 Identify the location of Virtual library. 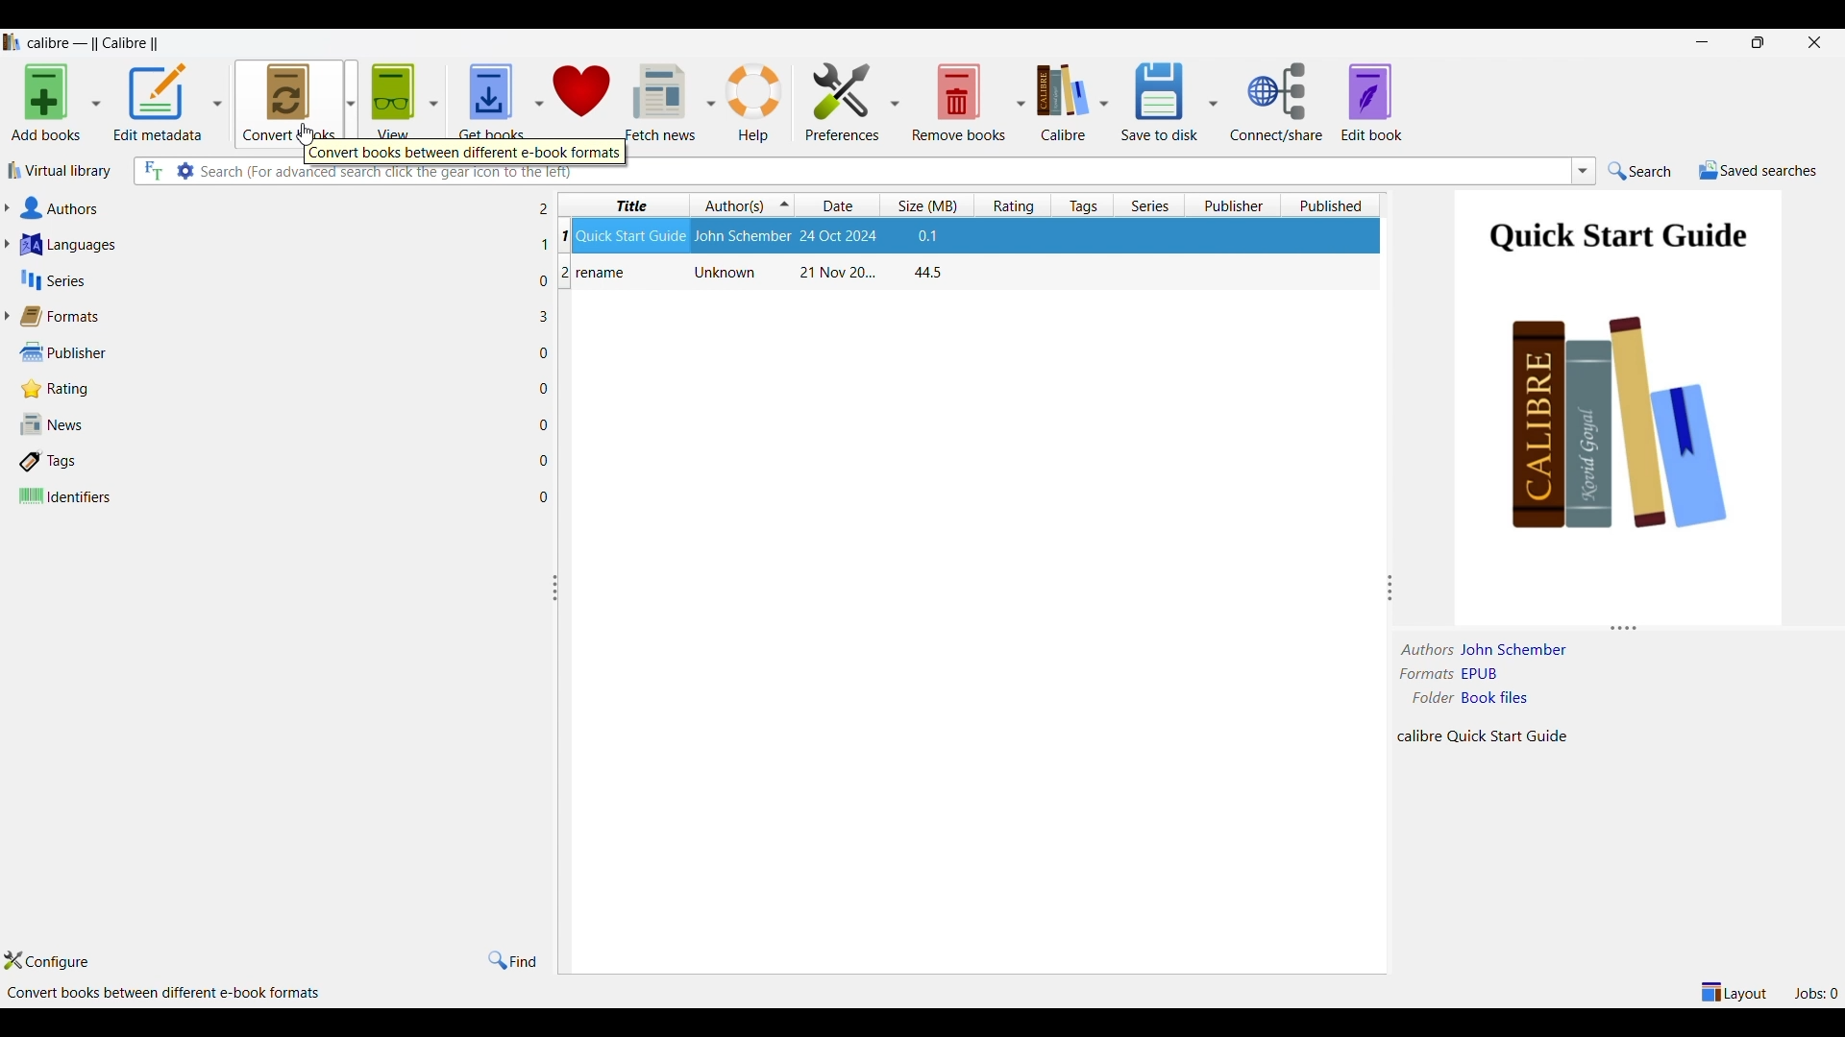
(58, 171).